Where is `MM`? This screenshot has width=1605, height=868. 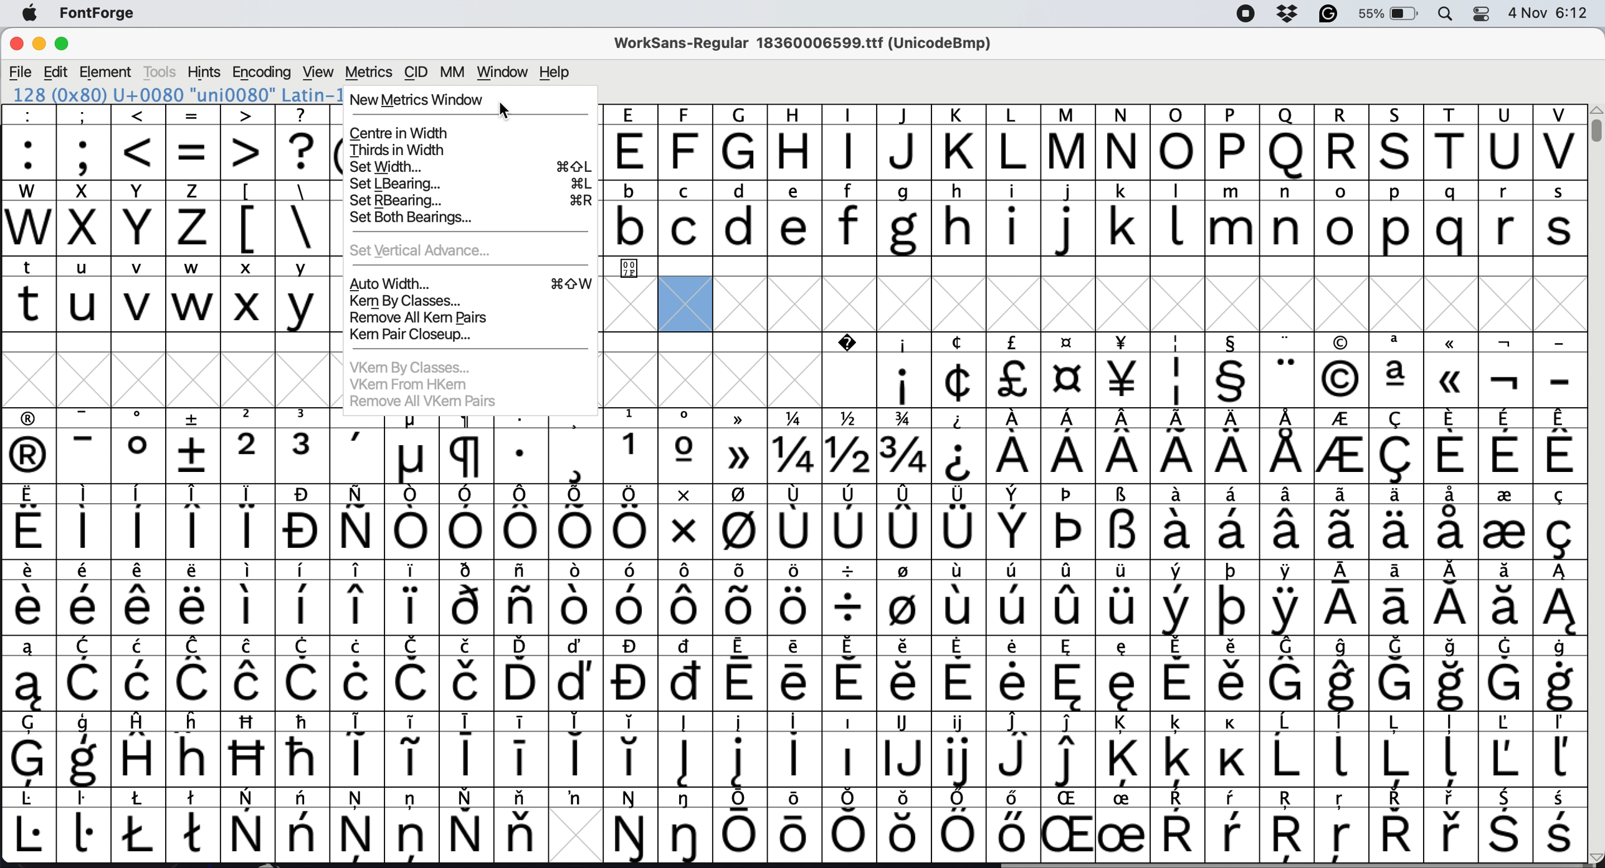
MM is located at coordinates (455, 71).